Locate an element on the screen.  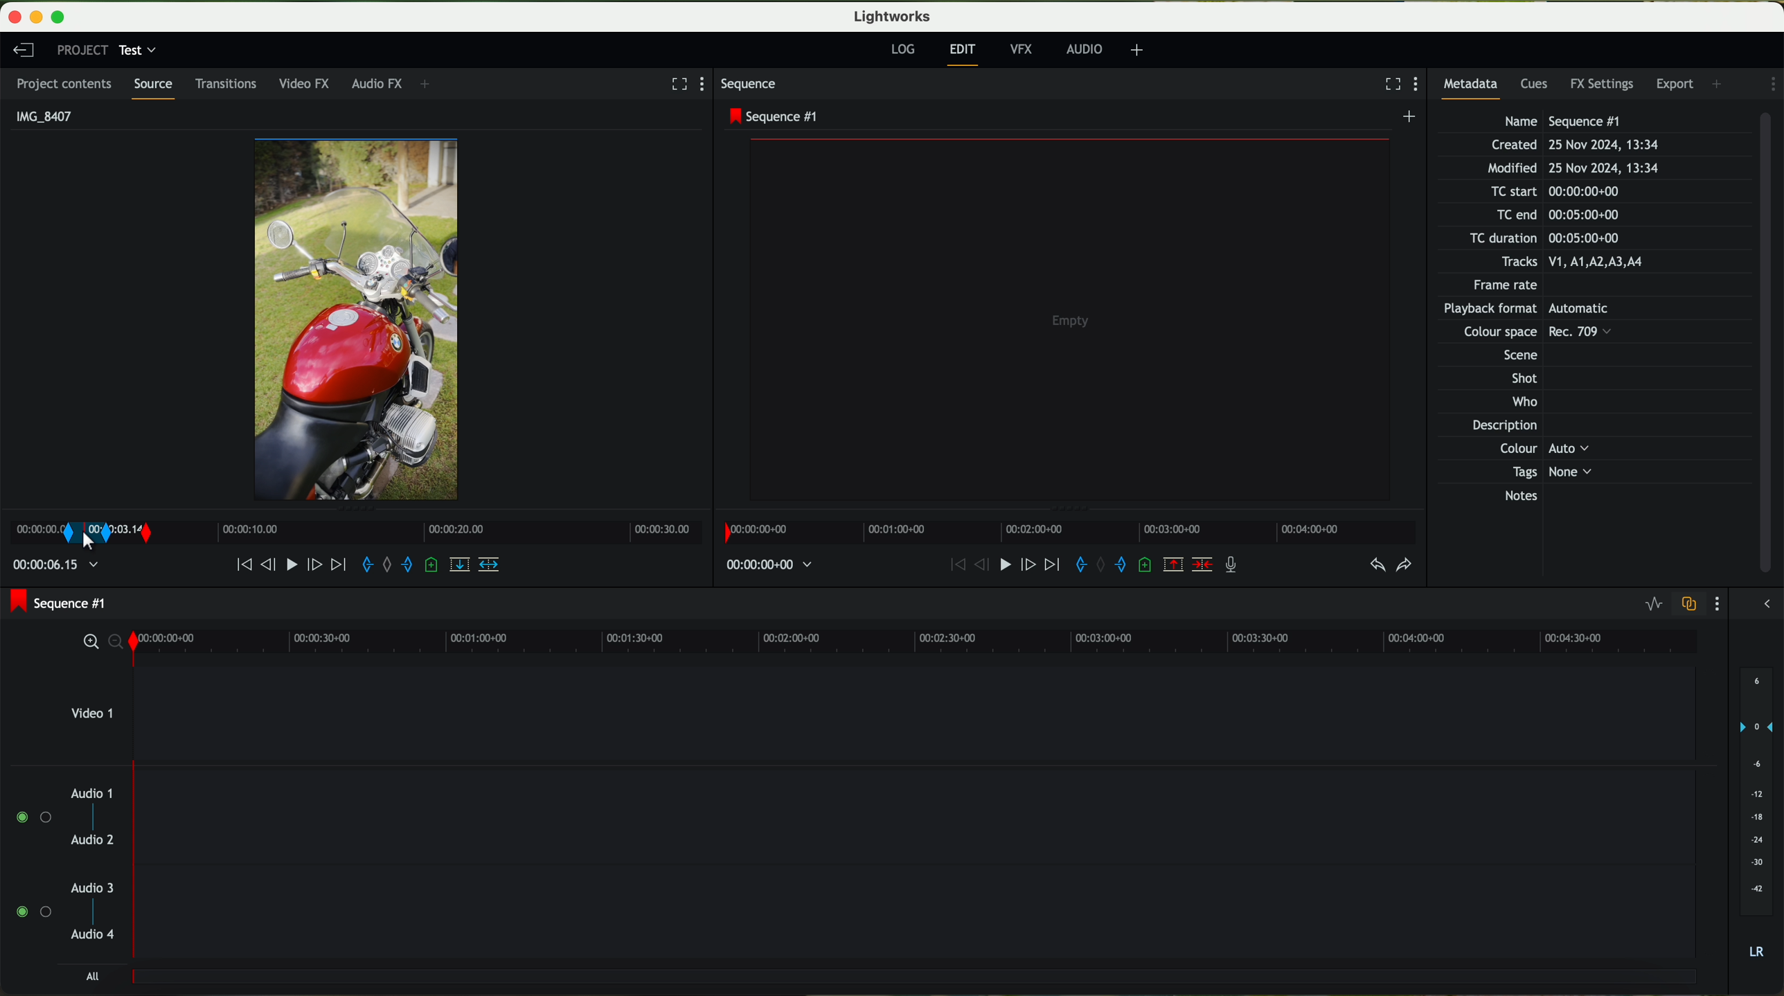
project contents is located at coordinates (66, 84).